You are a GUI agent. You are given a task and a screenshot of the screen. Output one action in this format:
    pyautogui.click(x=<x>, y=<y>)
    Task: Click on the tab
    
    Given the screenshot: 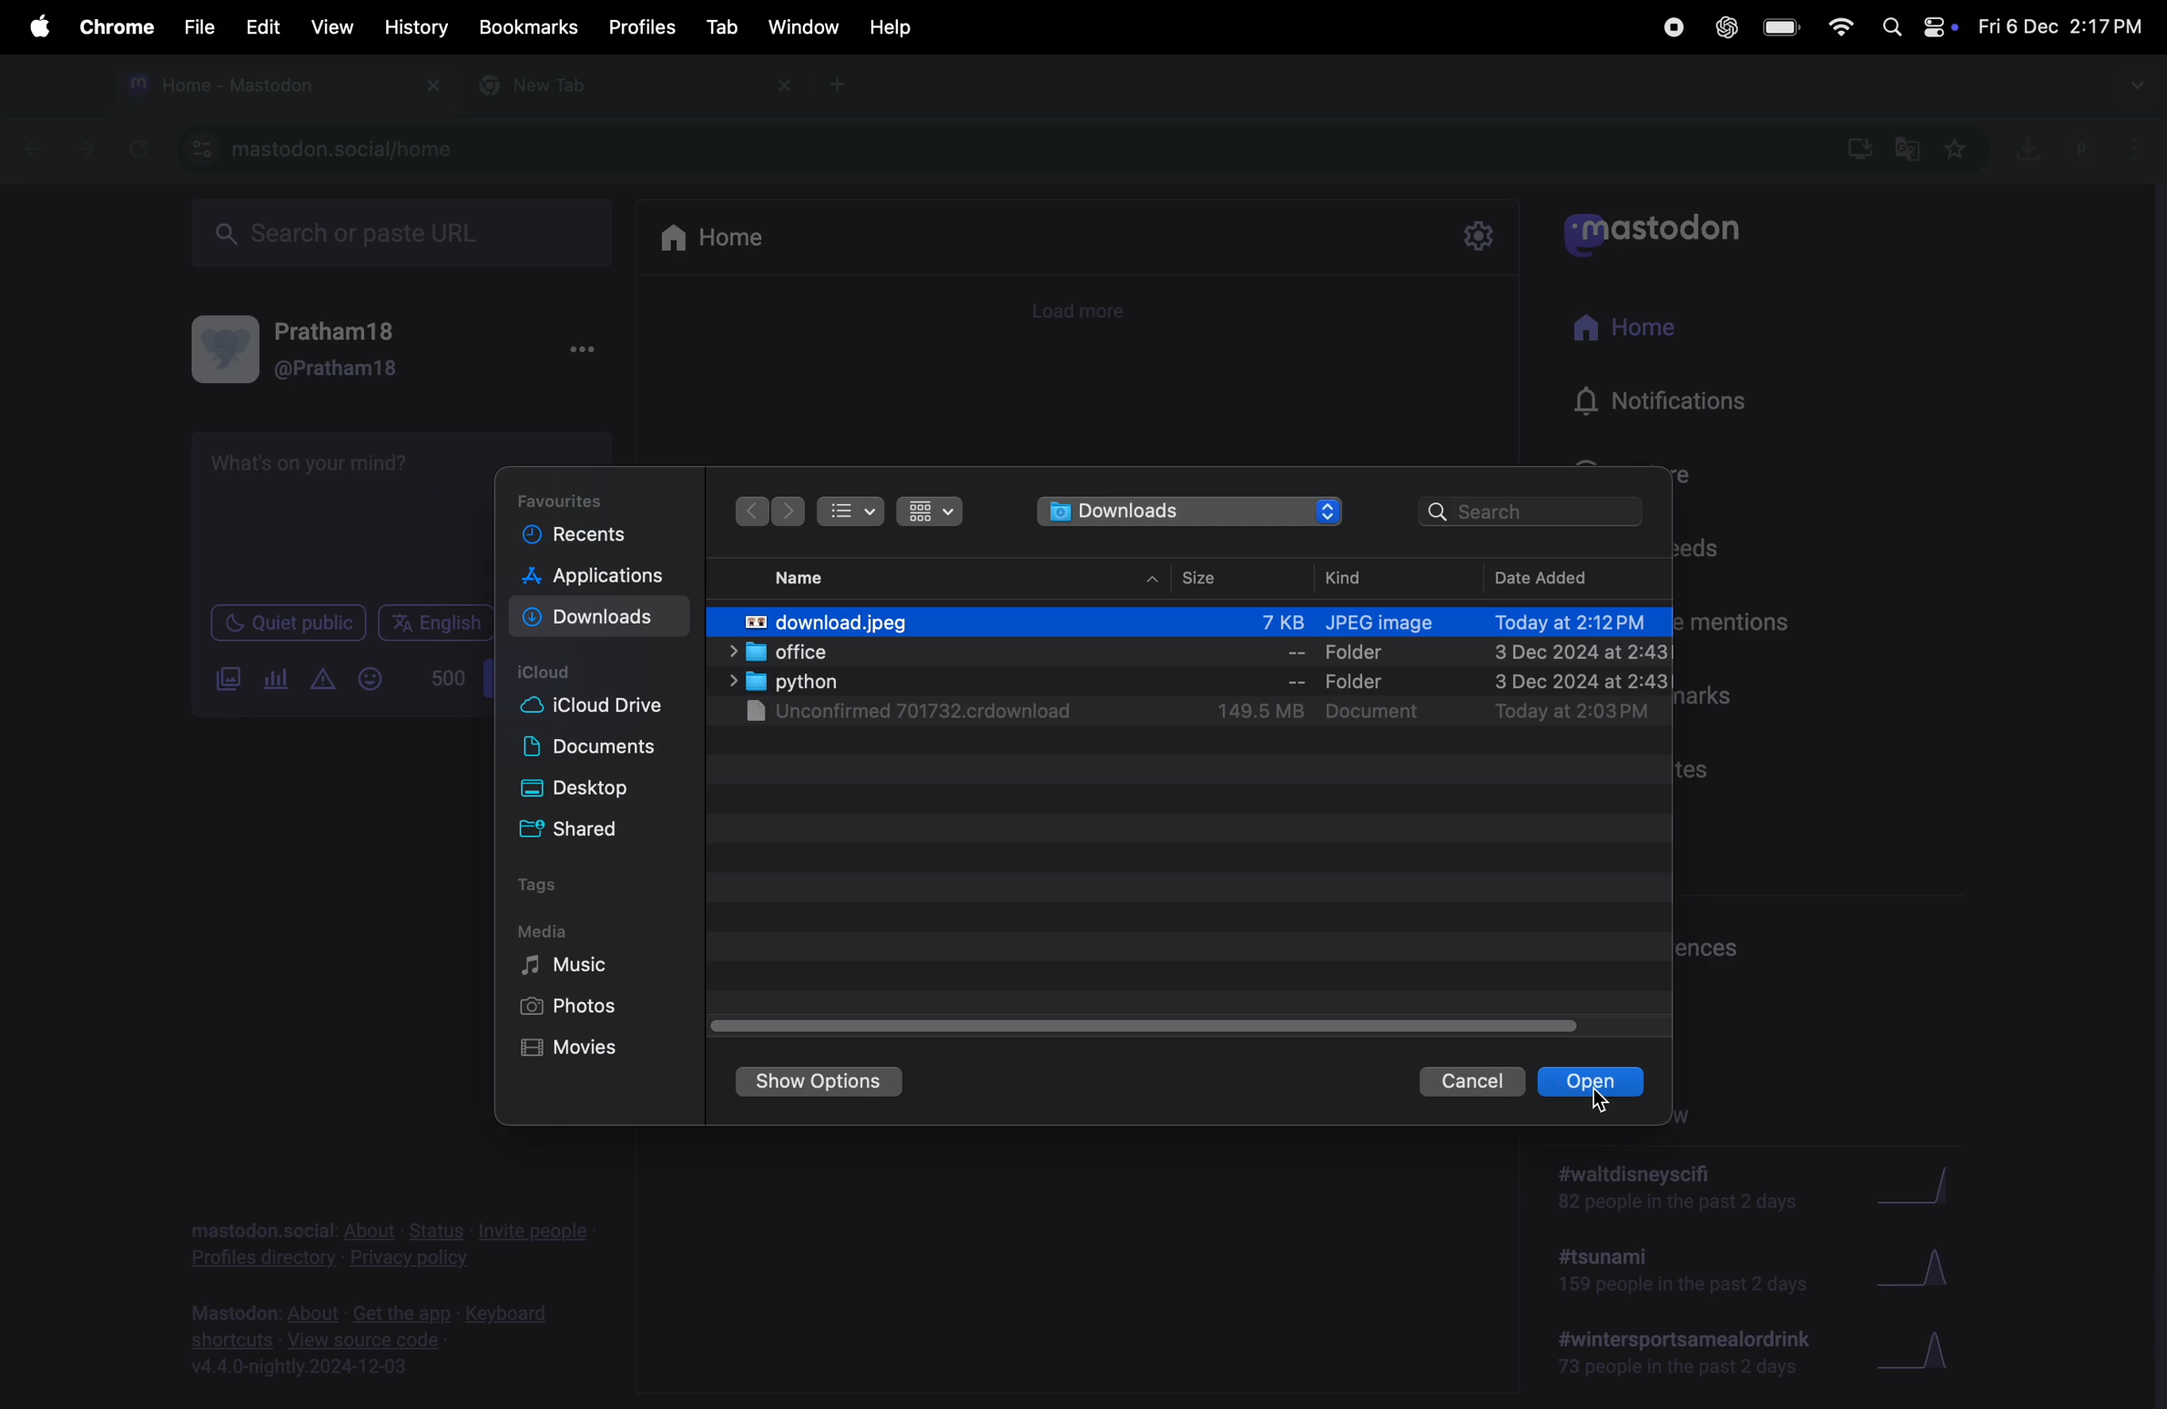 What is the action you would take?
    pyautogui.click(x=719, y=27)
    